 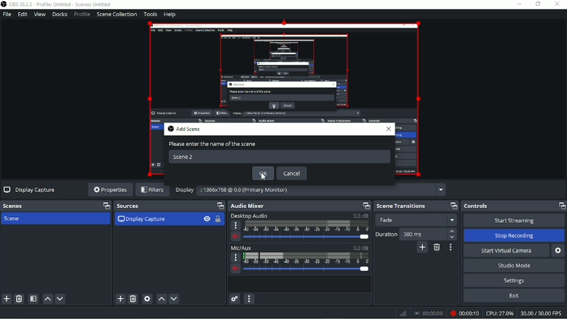 I want to click on Desktop Audio, so click(x=249, y=217).